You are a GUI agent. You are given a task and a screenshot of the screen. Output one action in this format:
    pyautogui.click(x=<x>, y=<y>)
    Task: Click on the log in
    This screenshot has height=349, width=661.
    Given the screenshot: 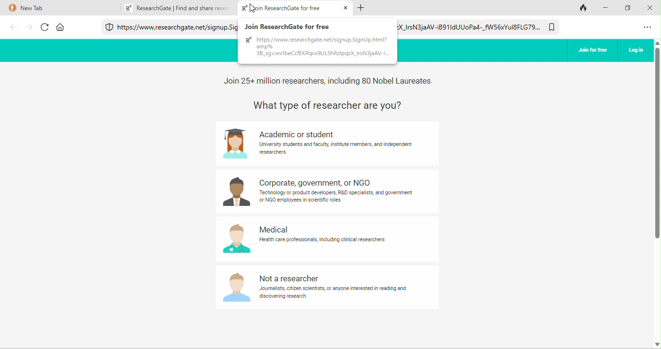 What is the action you would take?
    pyautogui.click(x=636, y=50)
    